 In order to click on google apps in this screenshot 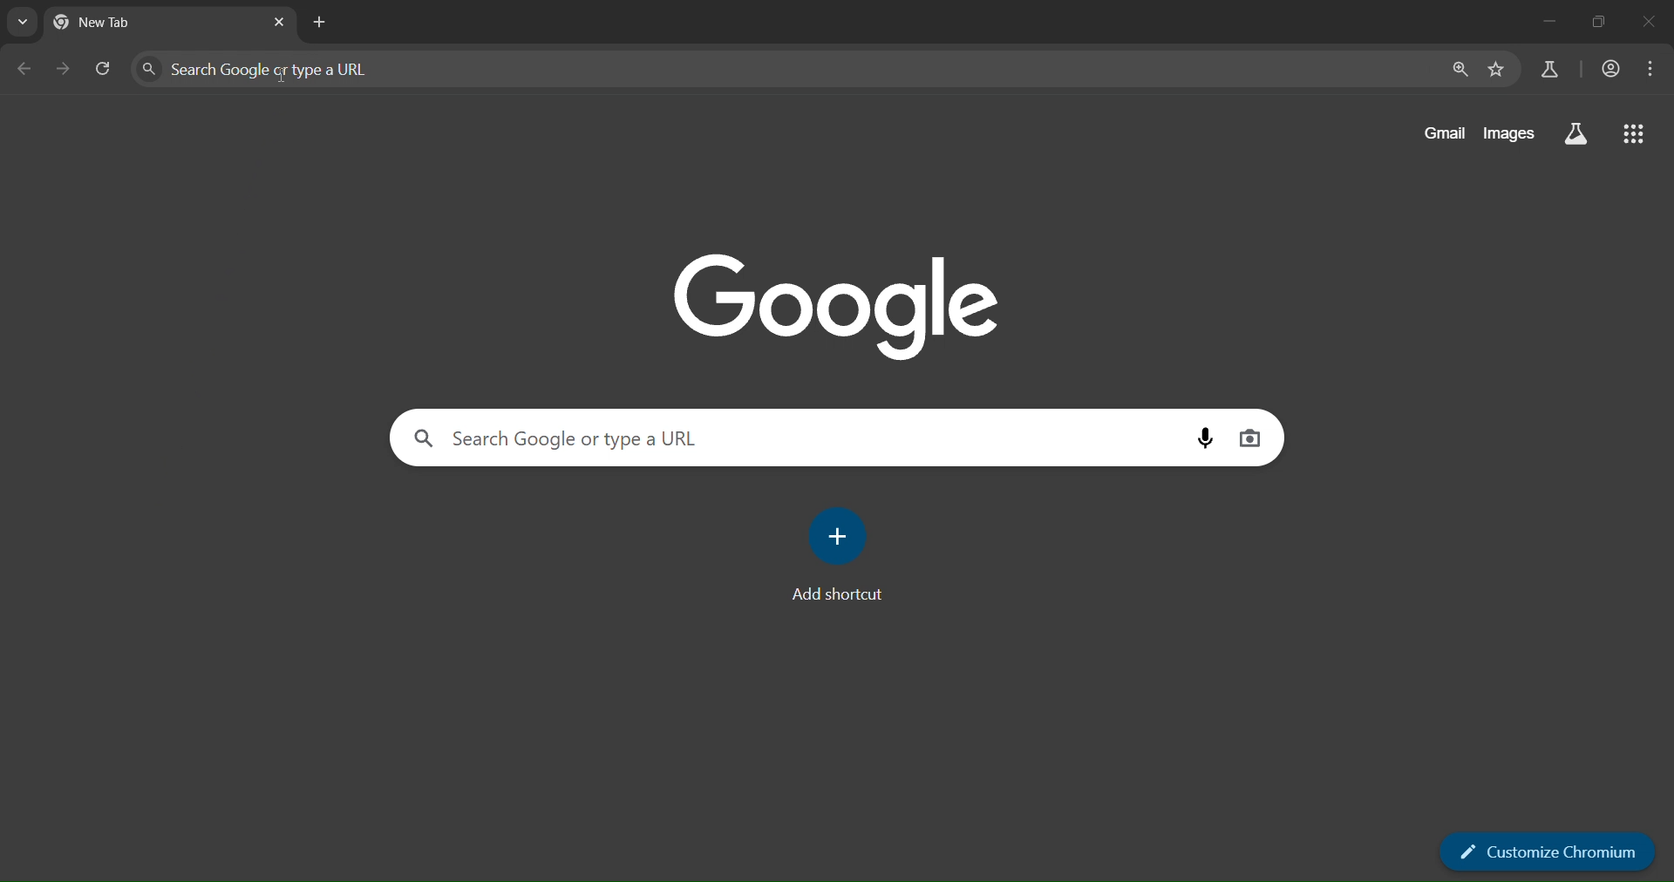, I will do `click(1634, 133)`.